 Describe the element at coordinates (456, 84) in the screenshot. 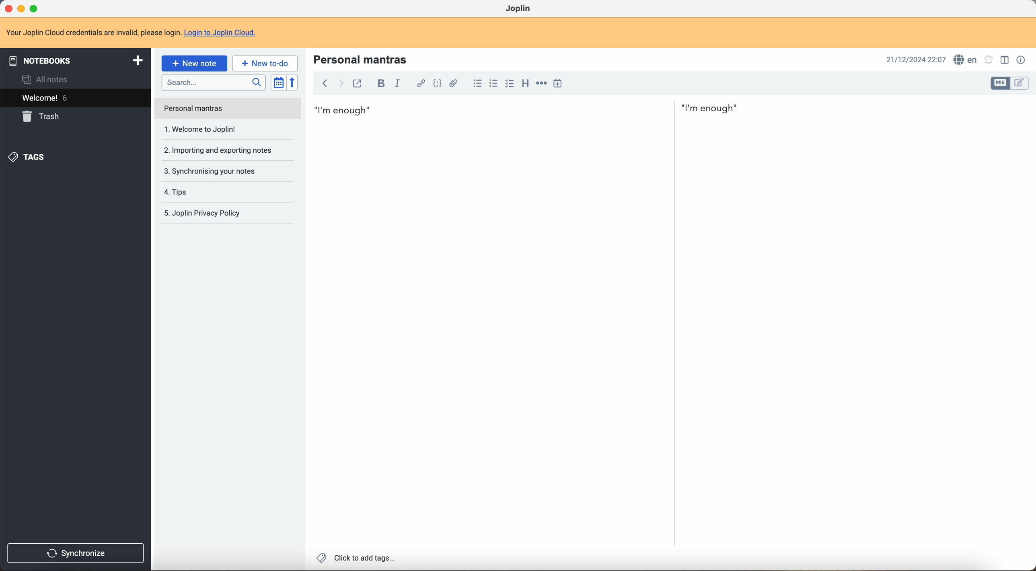

I see `attach file` at that location.